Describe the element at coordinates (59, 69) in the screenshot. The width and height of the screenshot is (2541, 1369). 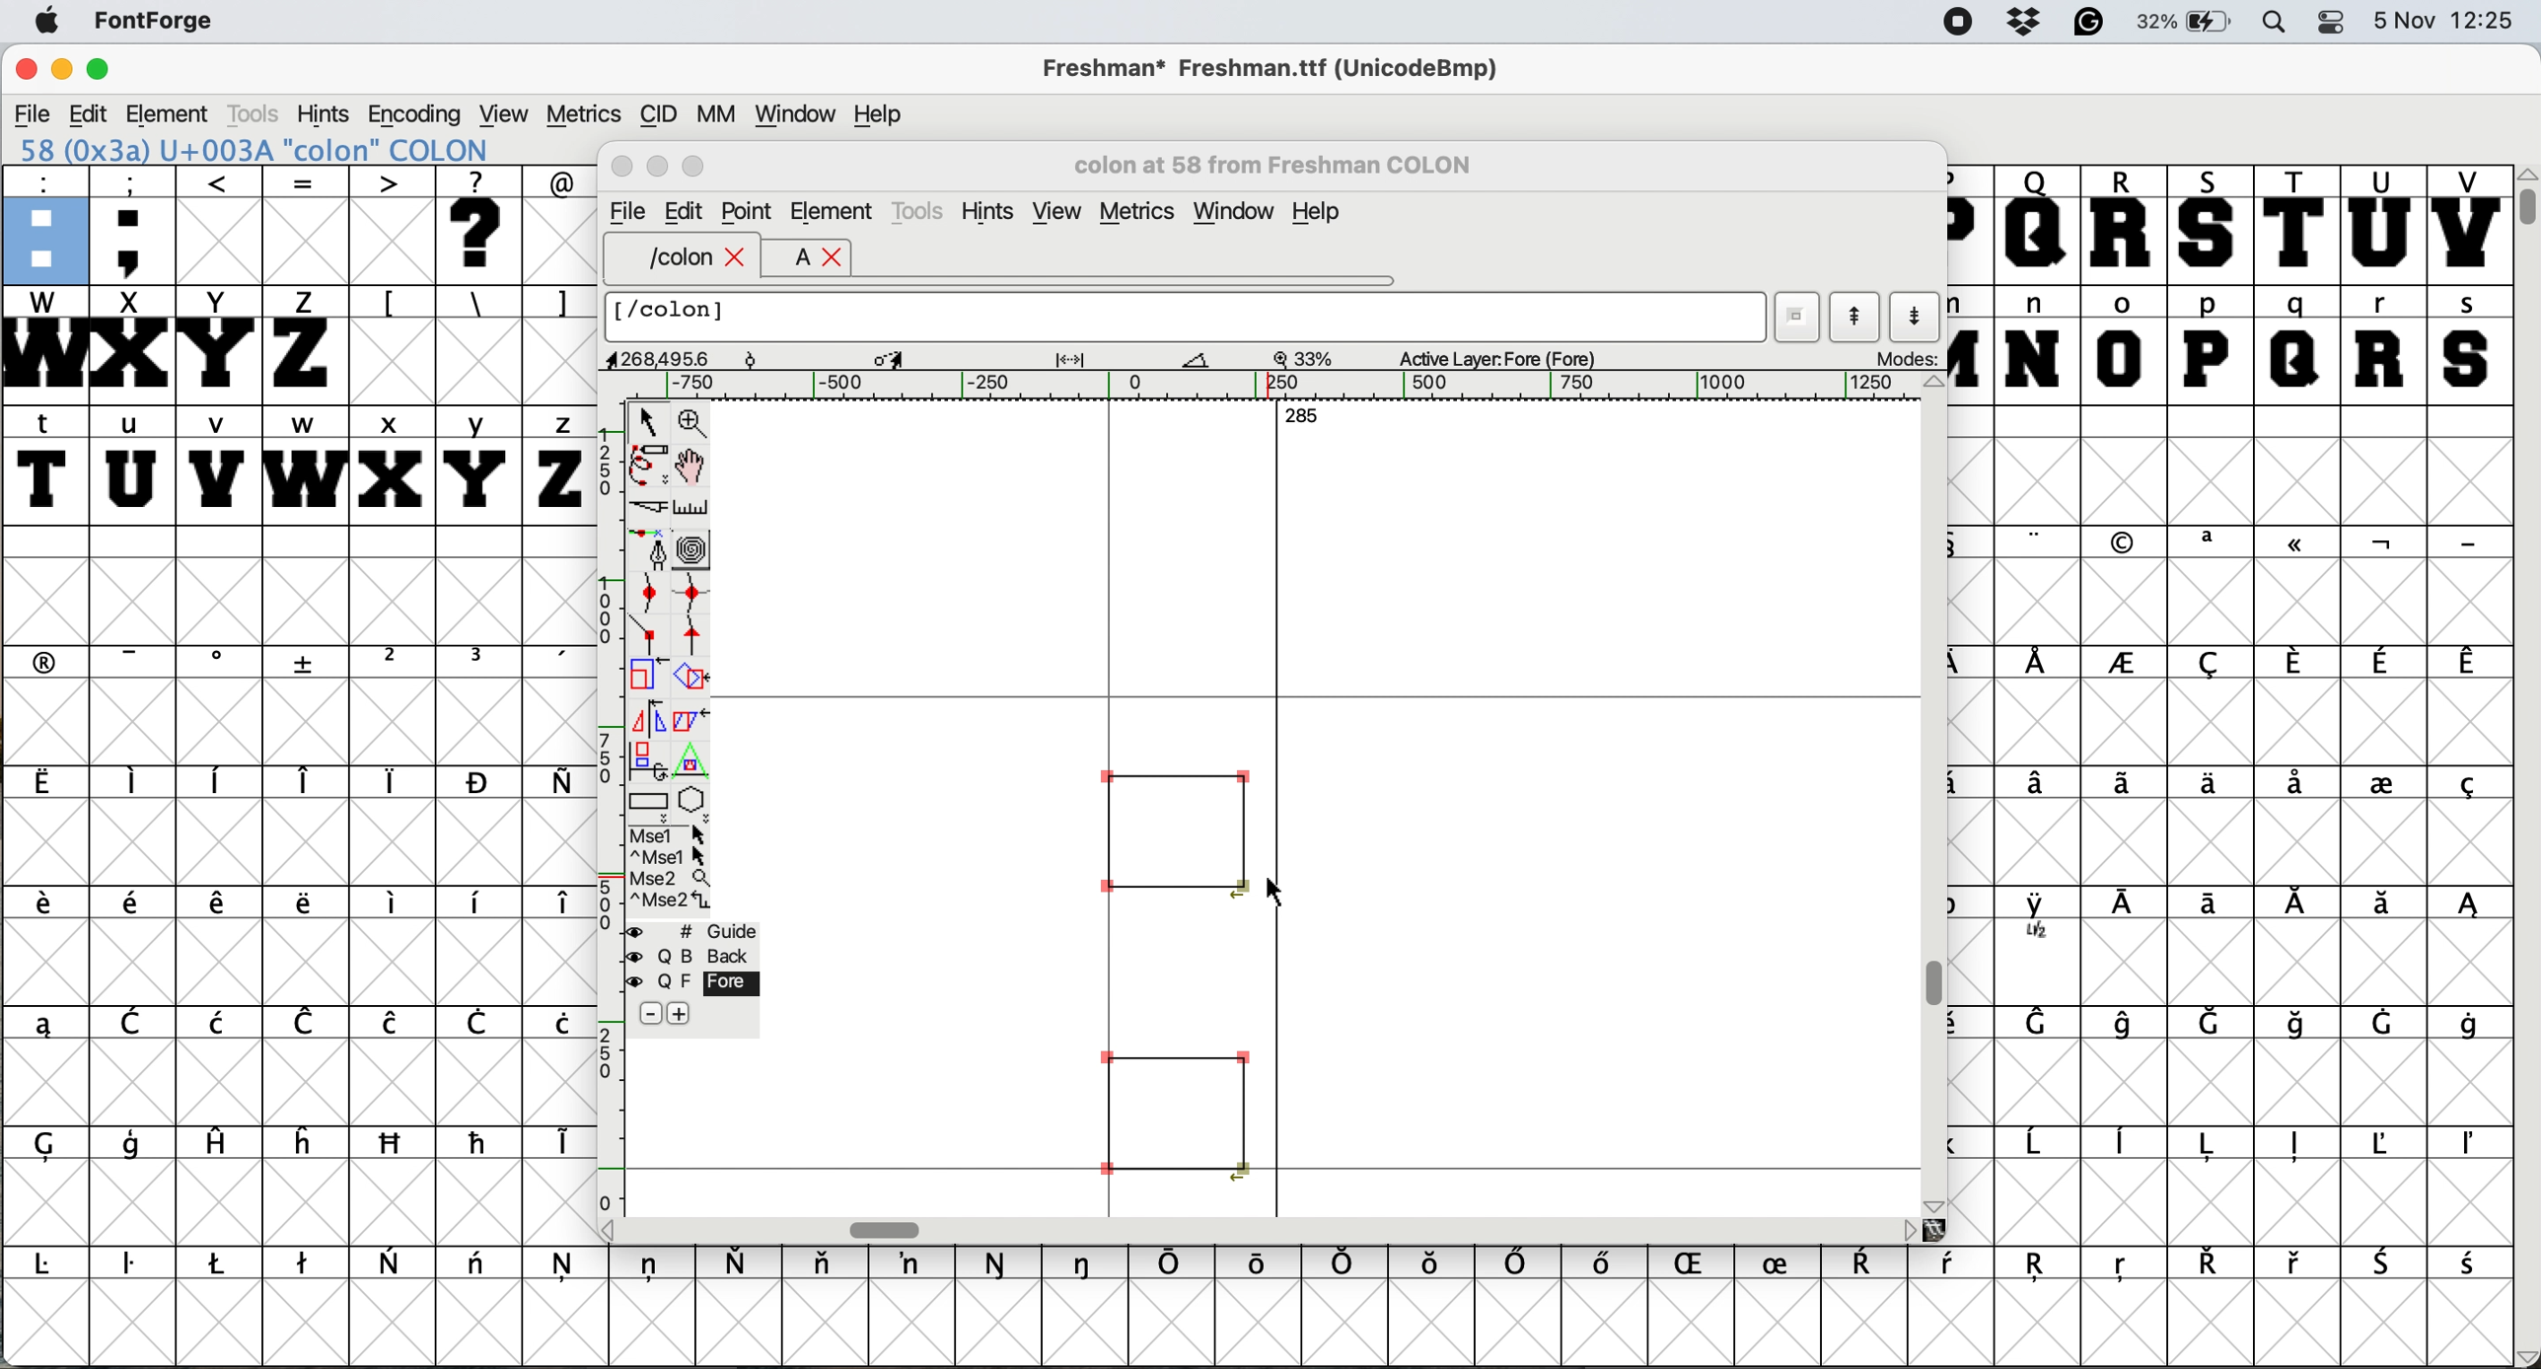
I see `minimise` at that location.